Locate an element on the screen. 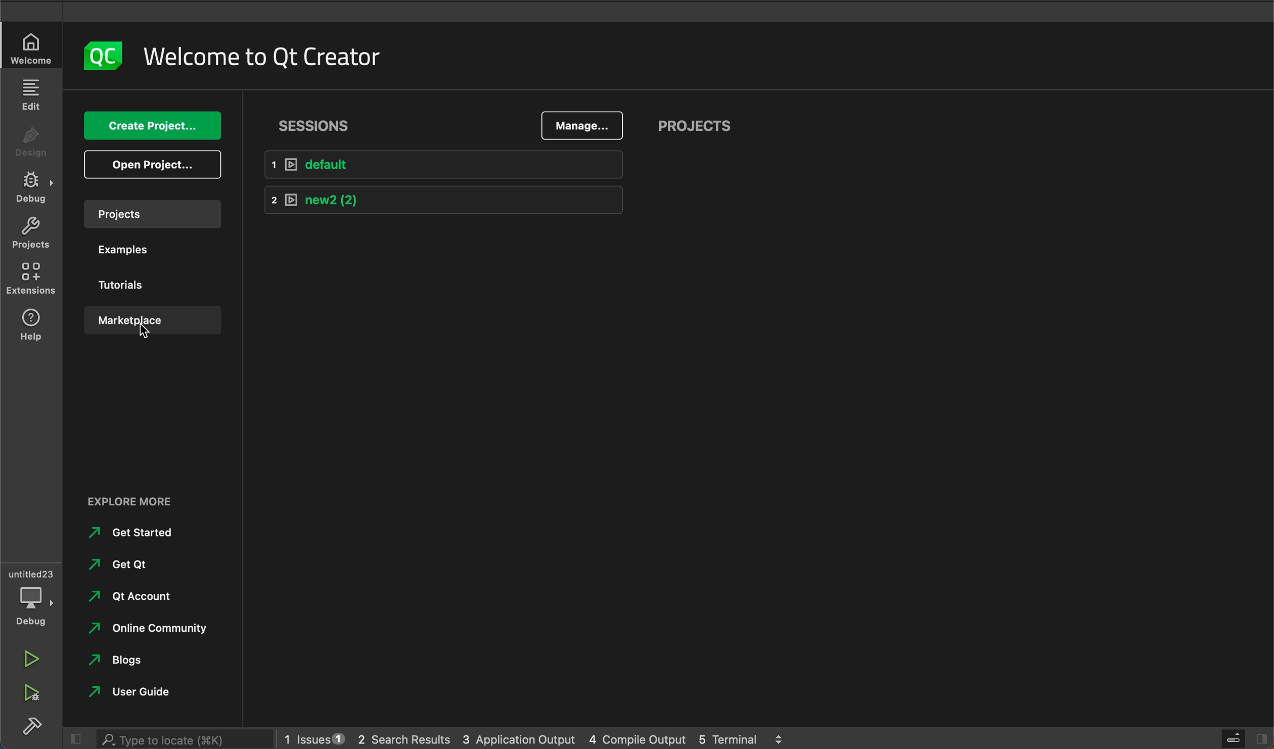 This screenshot has width=1274, height=749. debug is located at coordinates (31, 188).